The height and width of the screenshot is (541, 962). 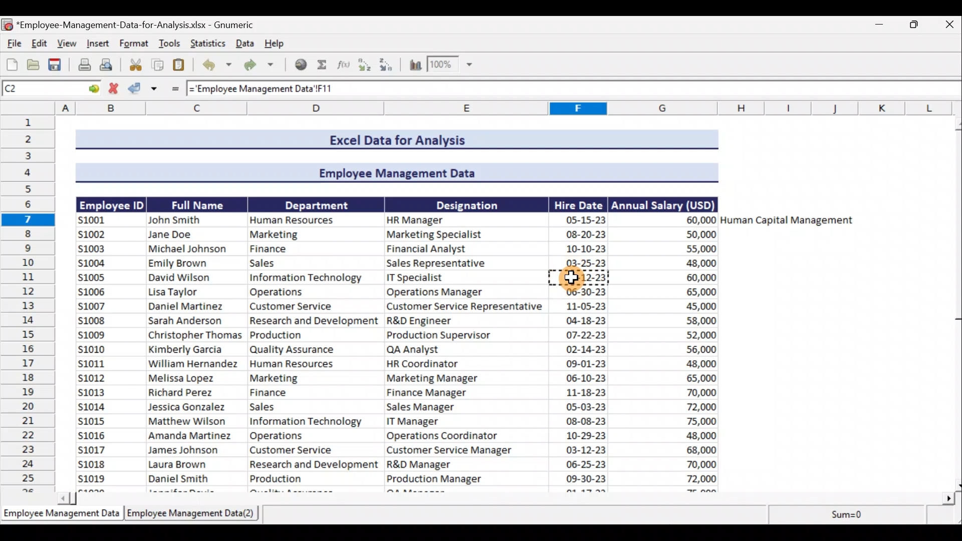 What do you see at coordinates (950, 25) in the screenshot?
I see `Close` at bounding box center [950, 25].